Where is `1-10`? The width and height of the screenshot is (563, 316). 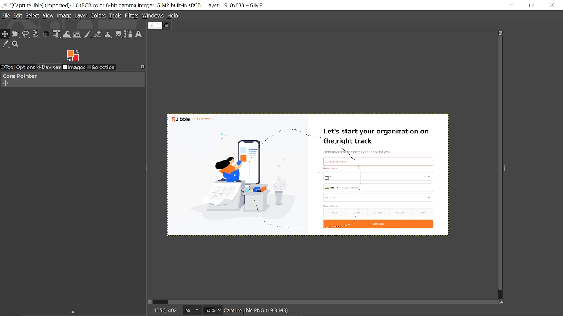 1-10 is located at coordinates (332, 212).